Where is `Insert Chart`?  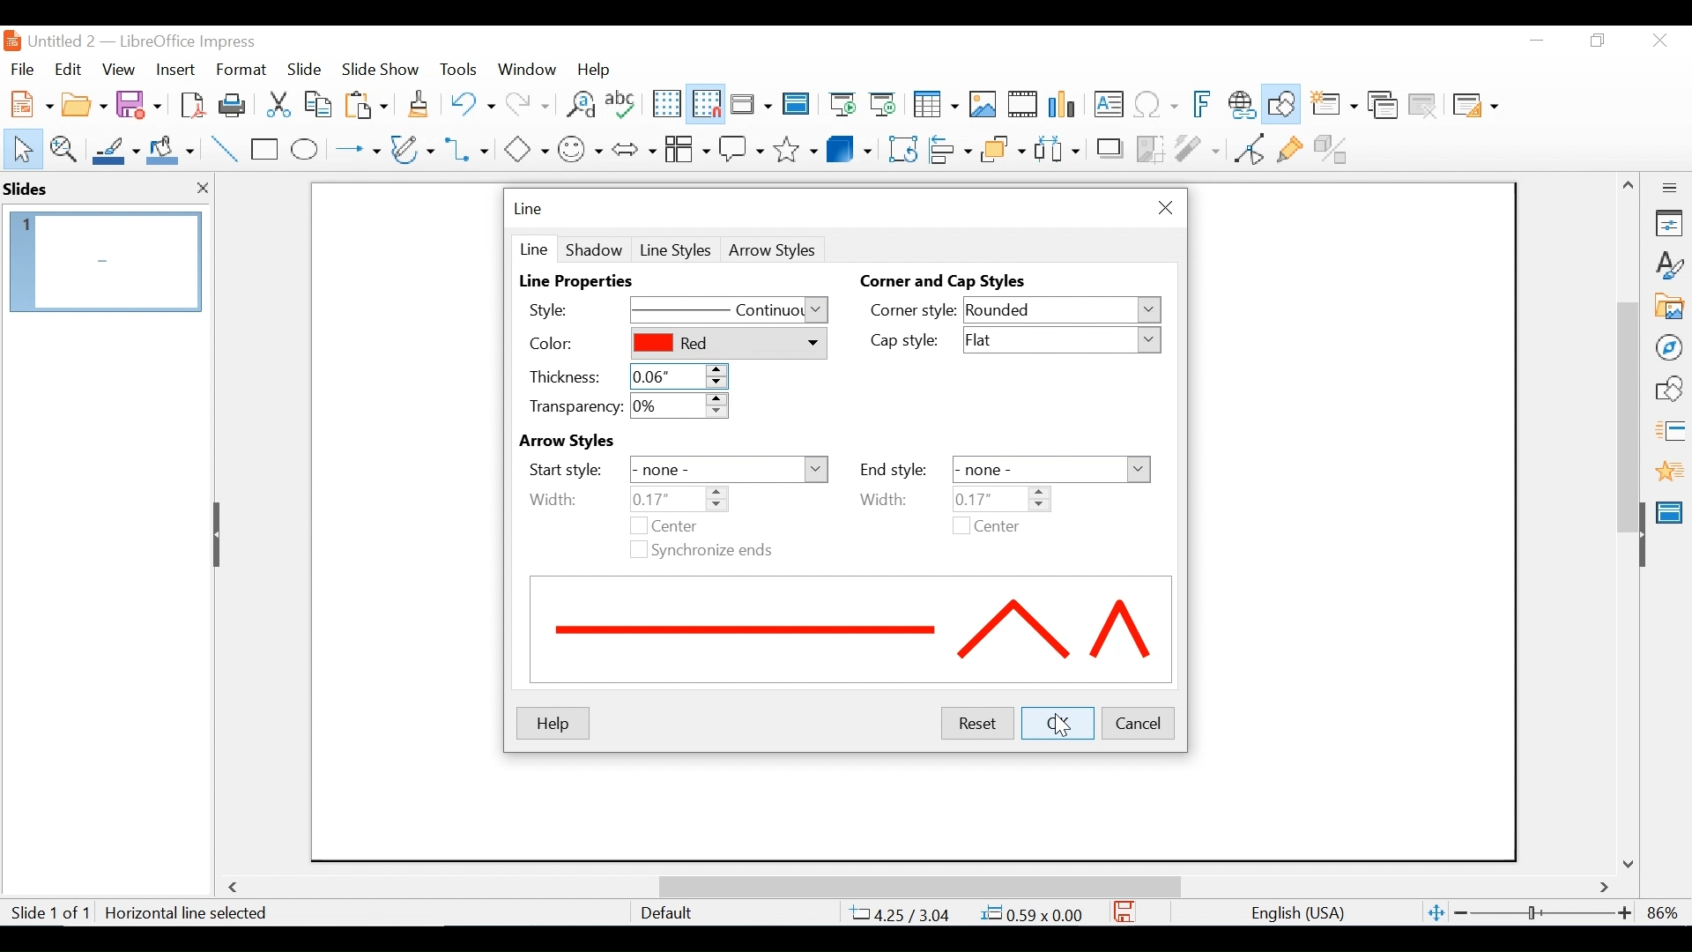 Insert Chart is located at coordinates (1065, 106).